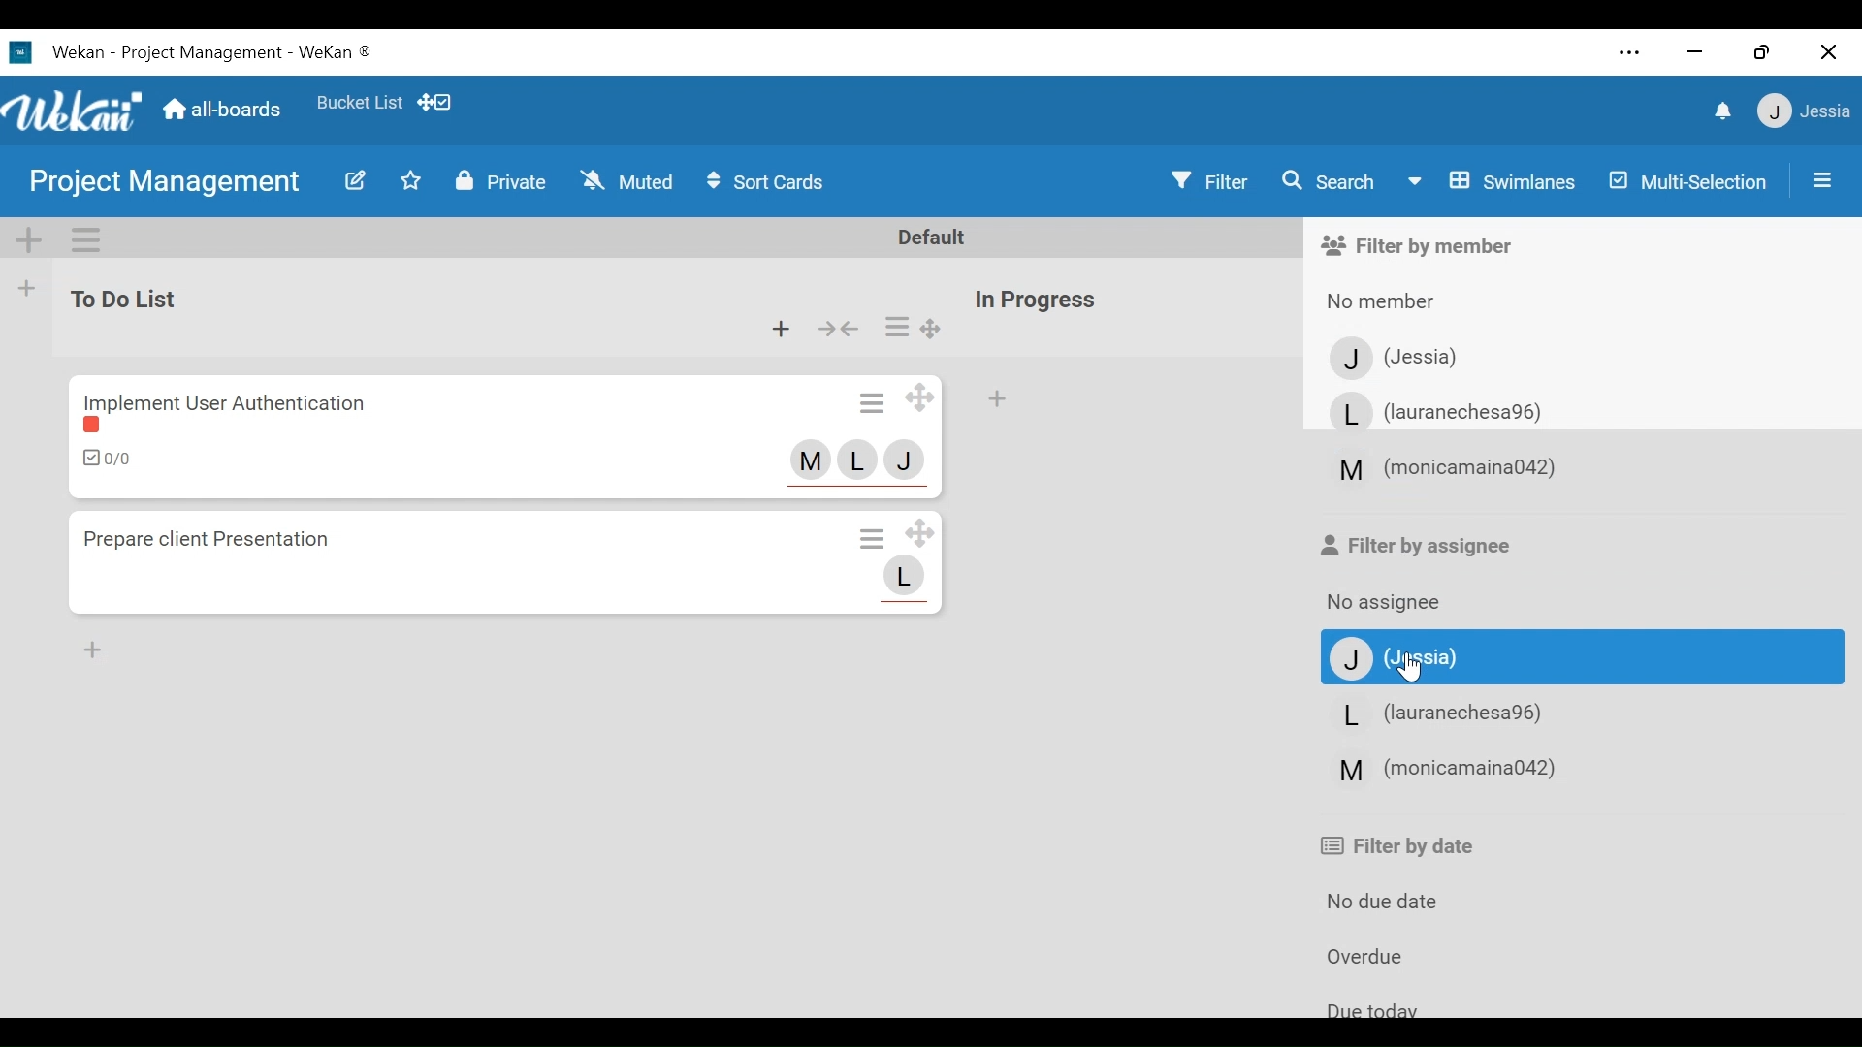 This screenshot has height=1047, width=1862. Describe the element at coordinates (926, 237) in the screenshot. I see `Default` at that location.